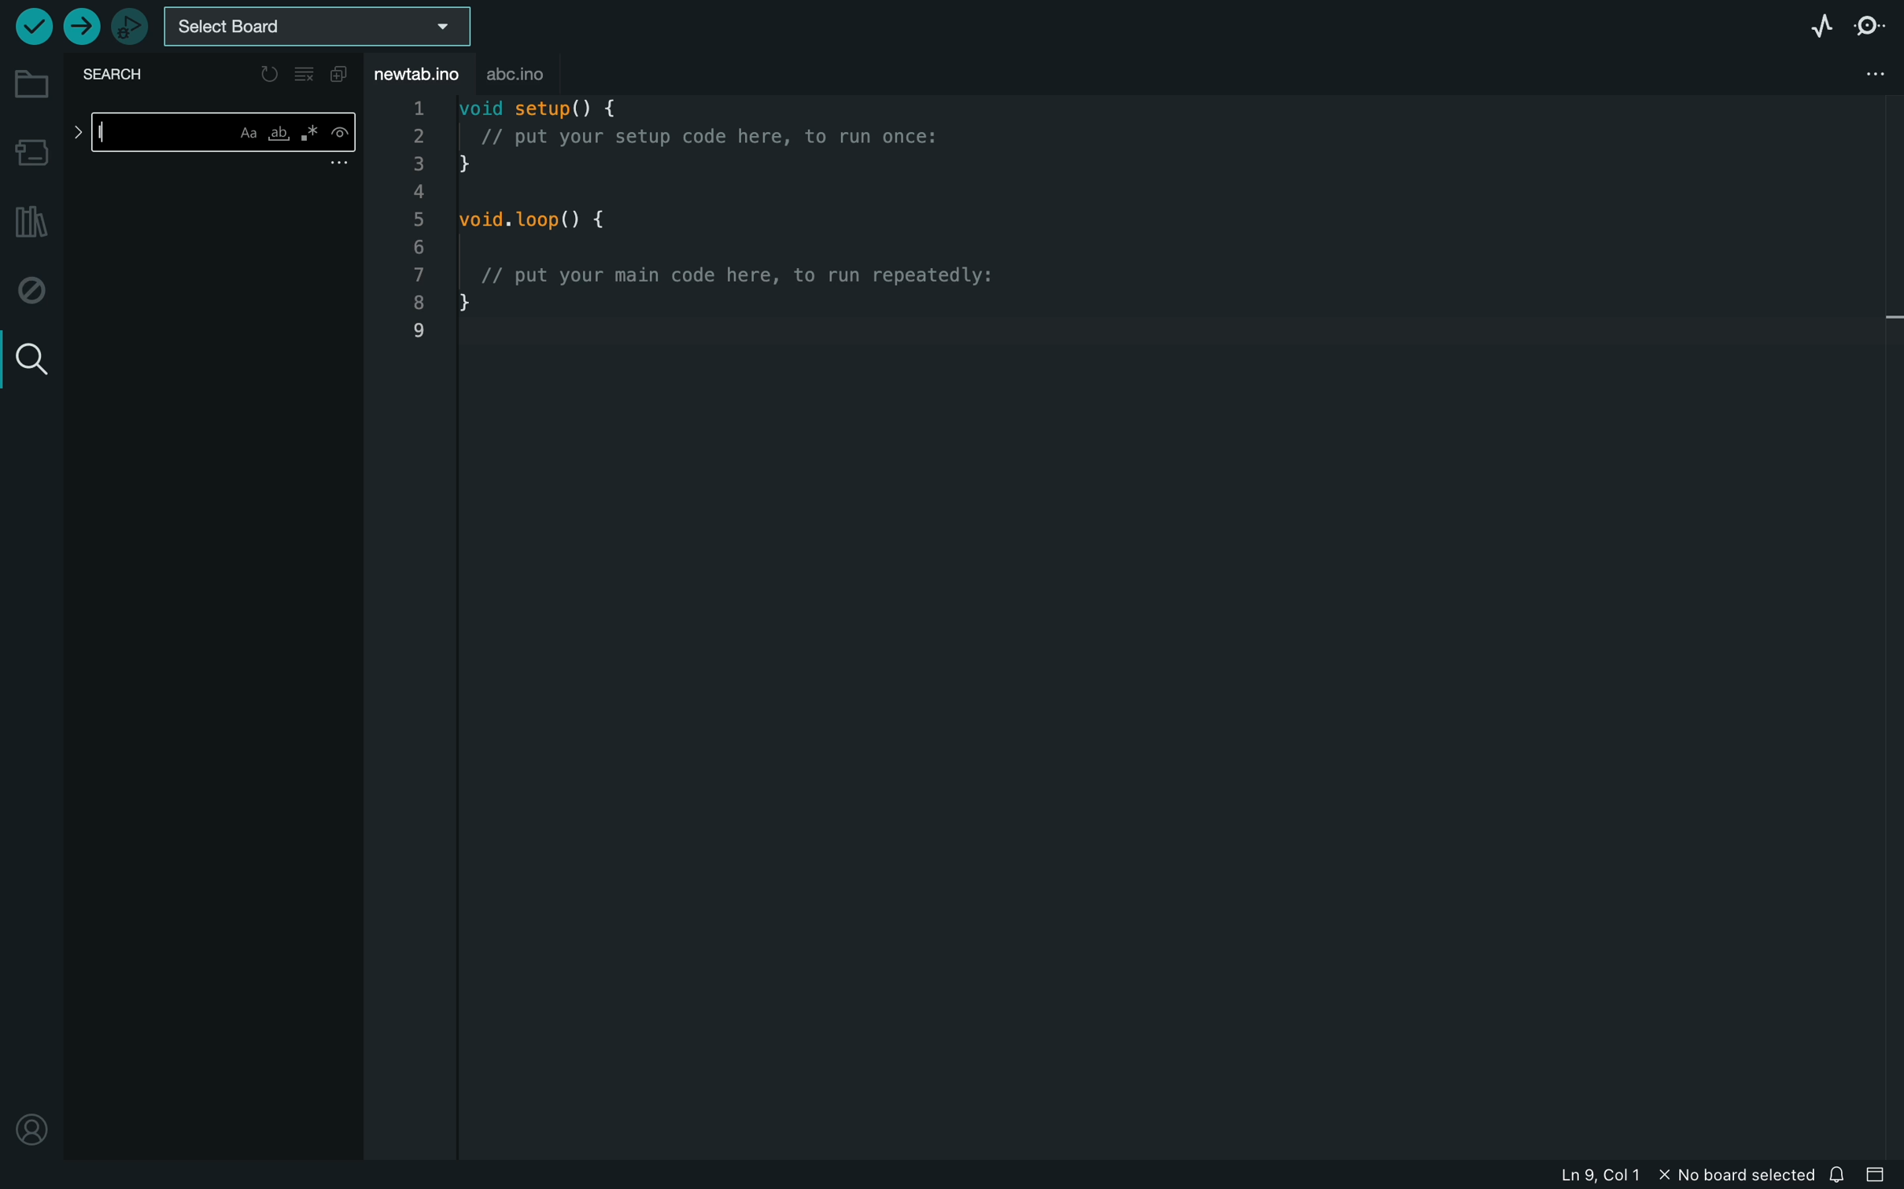 This screenshot has height=1189, width=1904. I want to click on serial plotter, so click(1801, 24).